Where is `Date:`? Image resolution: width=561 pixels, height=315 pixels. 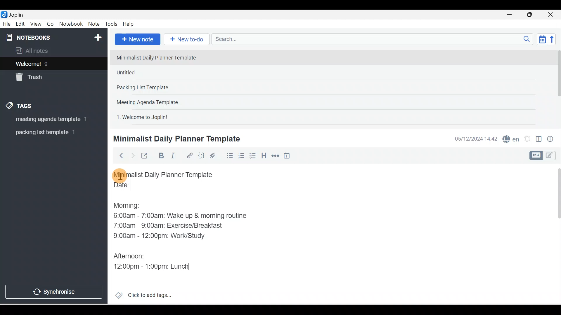 Date: is located at coordinates (138, 188).